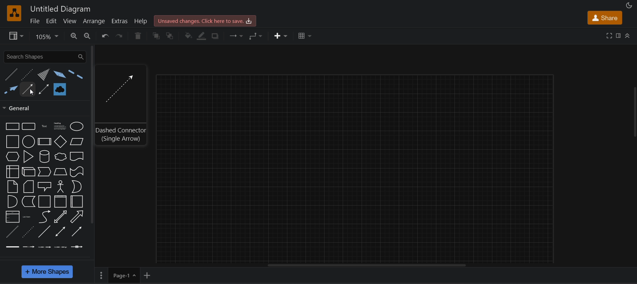 The height and width of the screenshot is (284, 637). I want to click on , so click(78, 201).